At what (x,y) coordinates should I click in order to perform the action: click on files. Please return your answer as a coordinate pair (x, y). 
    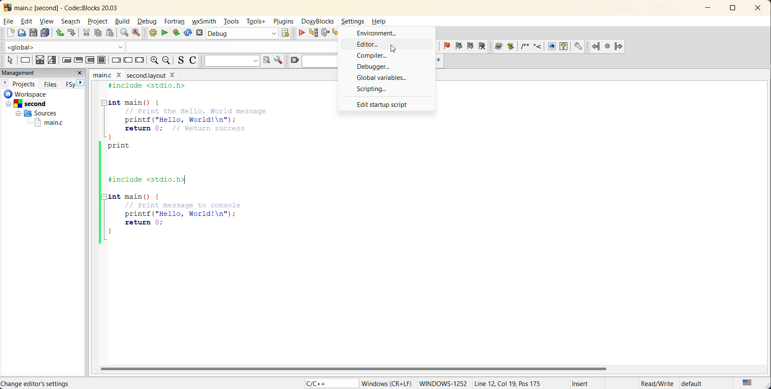
    Looking at the image, I should click on (52, 85).